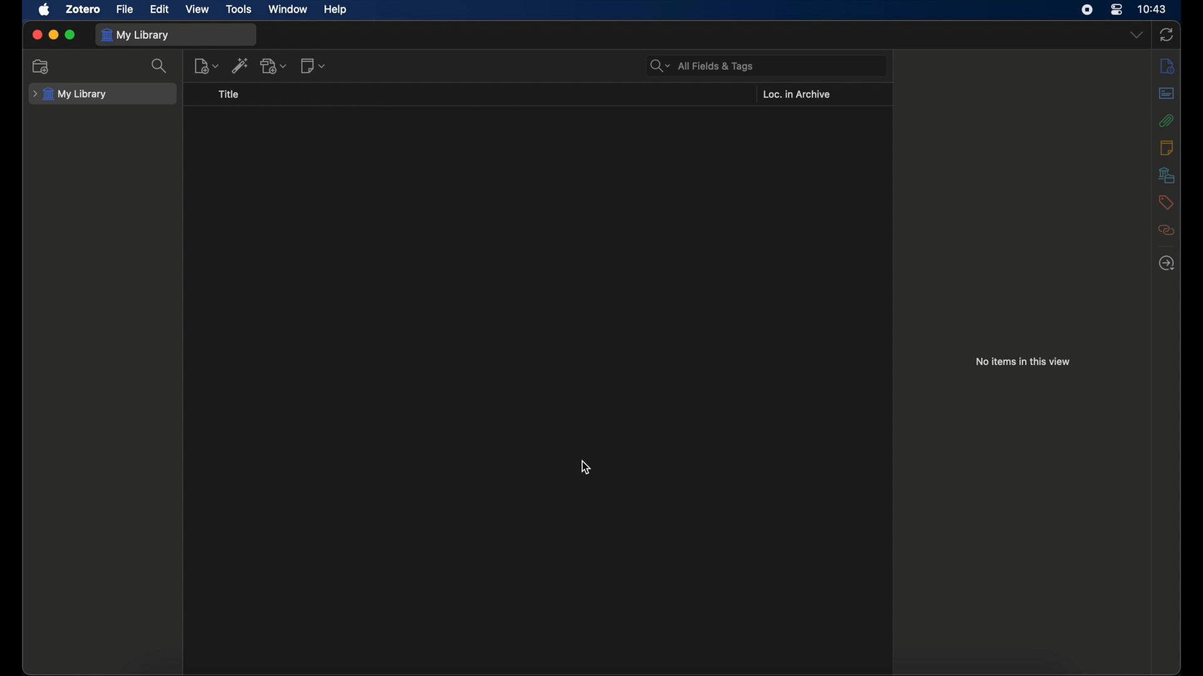 Image resolution: width=1203 pixels, height=676 pixels. What do you see at coordinates (1166, 175) in the screenshot?
I see `libraries` at bounding box center [1166, 175].